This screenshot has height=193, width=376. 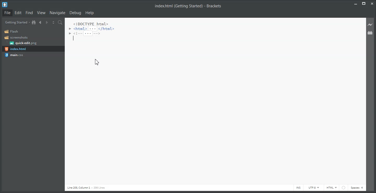 What do you see at coordinates (97, 62) in the screenshot?
I see `cursor` at bounding box center [97, 62].